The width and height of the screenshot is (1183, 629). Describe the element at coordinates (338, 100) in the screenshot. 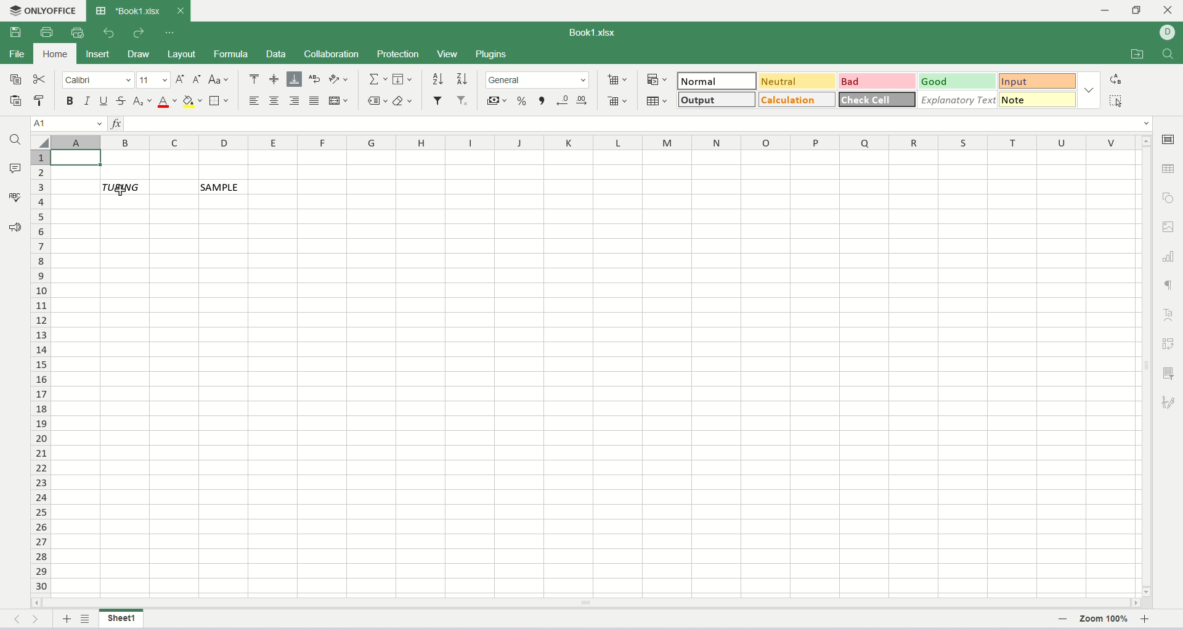

I see `merge and center` at that location.